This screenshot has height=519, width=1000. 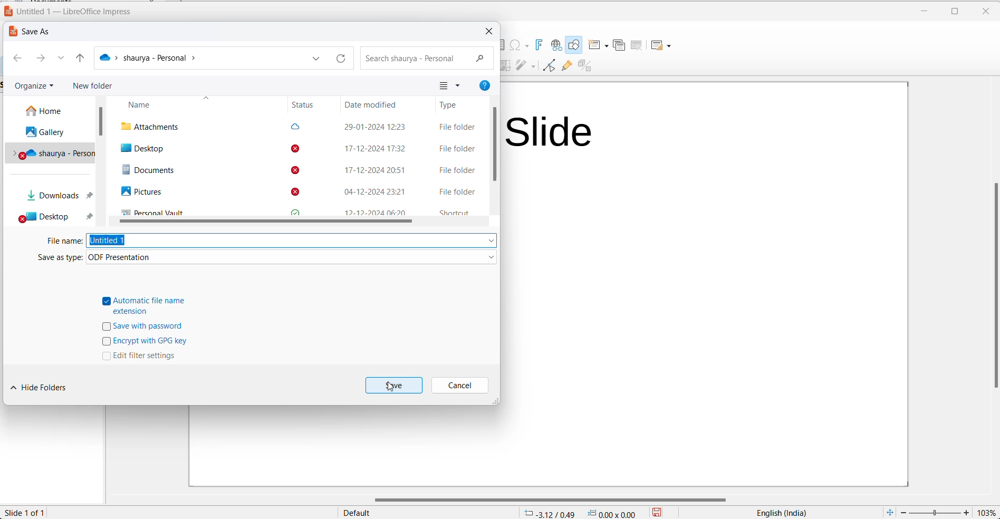 I want to click on zoom percentage, so click(x=987, y=512).